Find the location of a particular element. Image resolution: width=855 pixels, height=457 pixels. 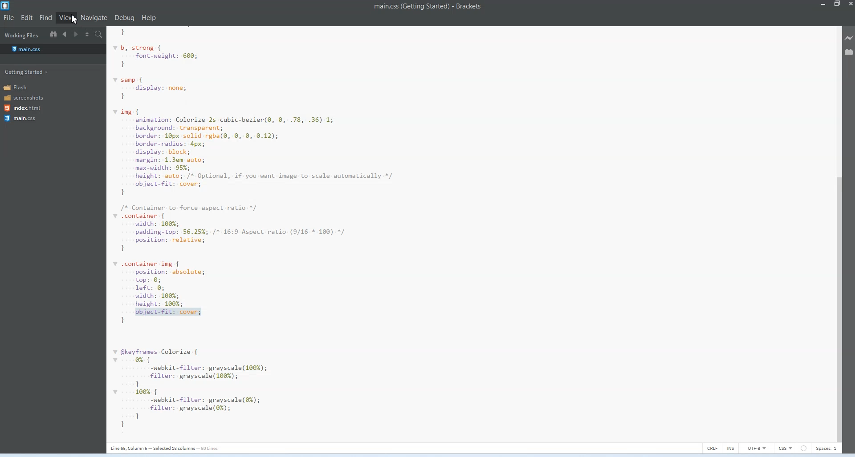

Navigate is located at coordinates (94, 18).